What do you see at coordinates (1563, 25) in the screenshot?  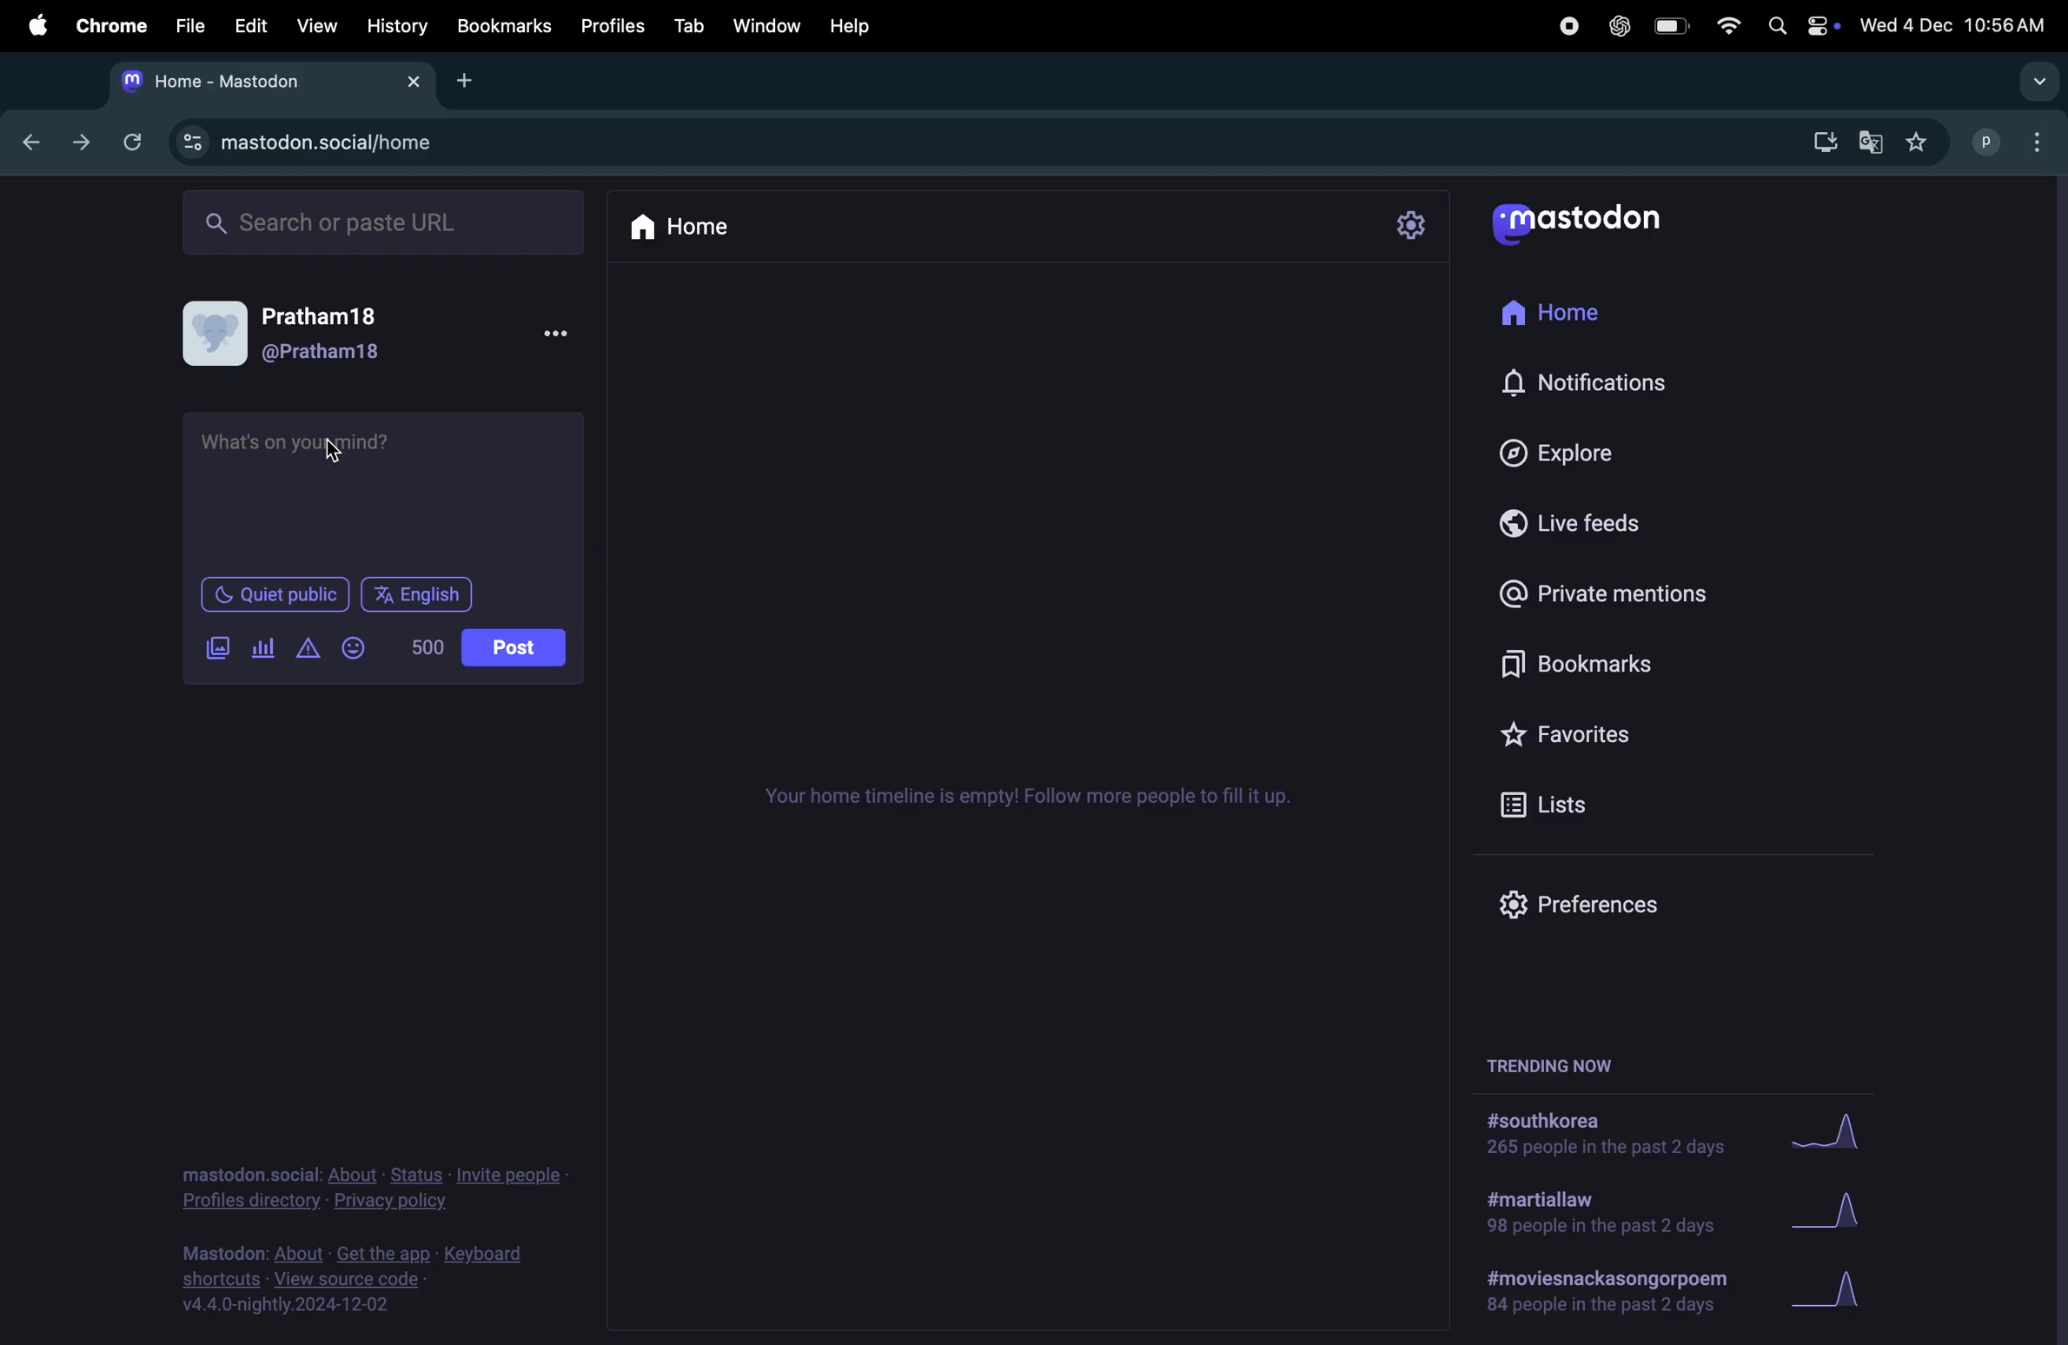 I see `record` at bounding box center [1563, 25].